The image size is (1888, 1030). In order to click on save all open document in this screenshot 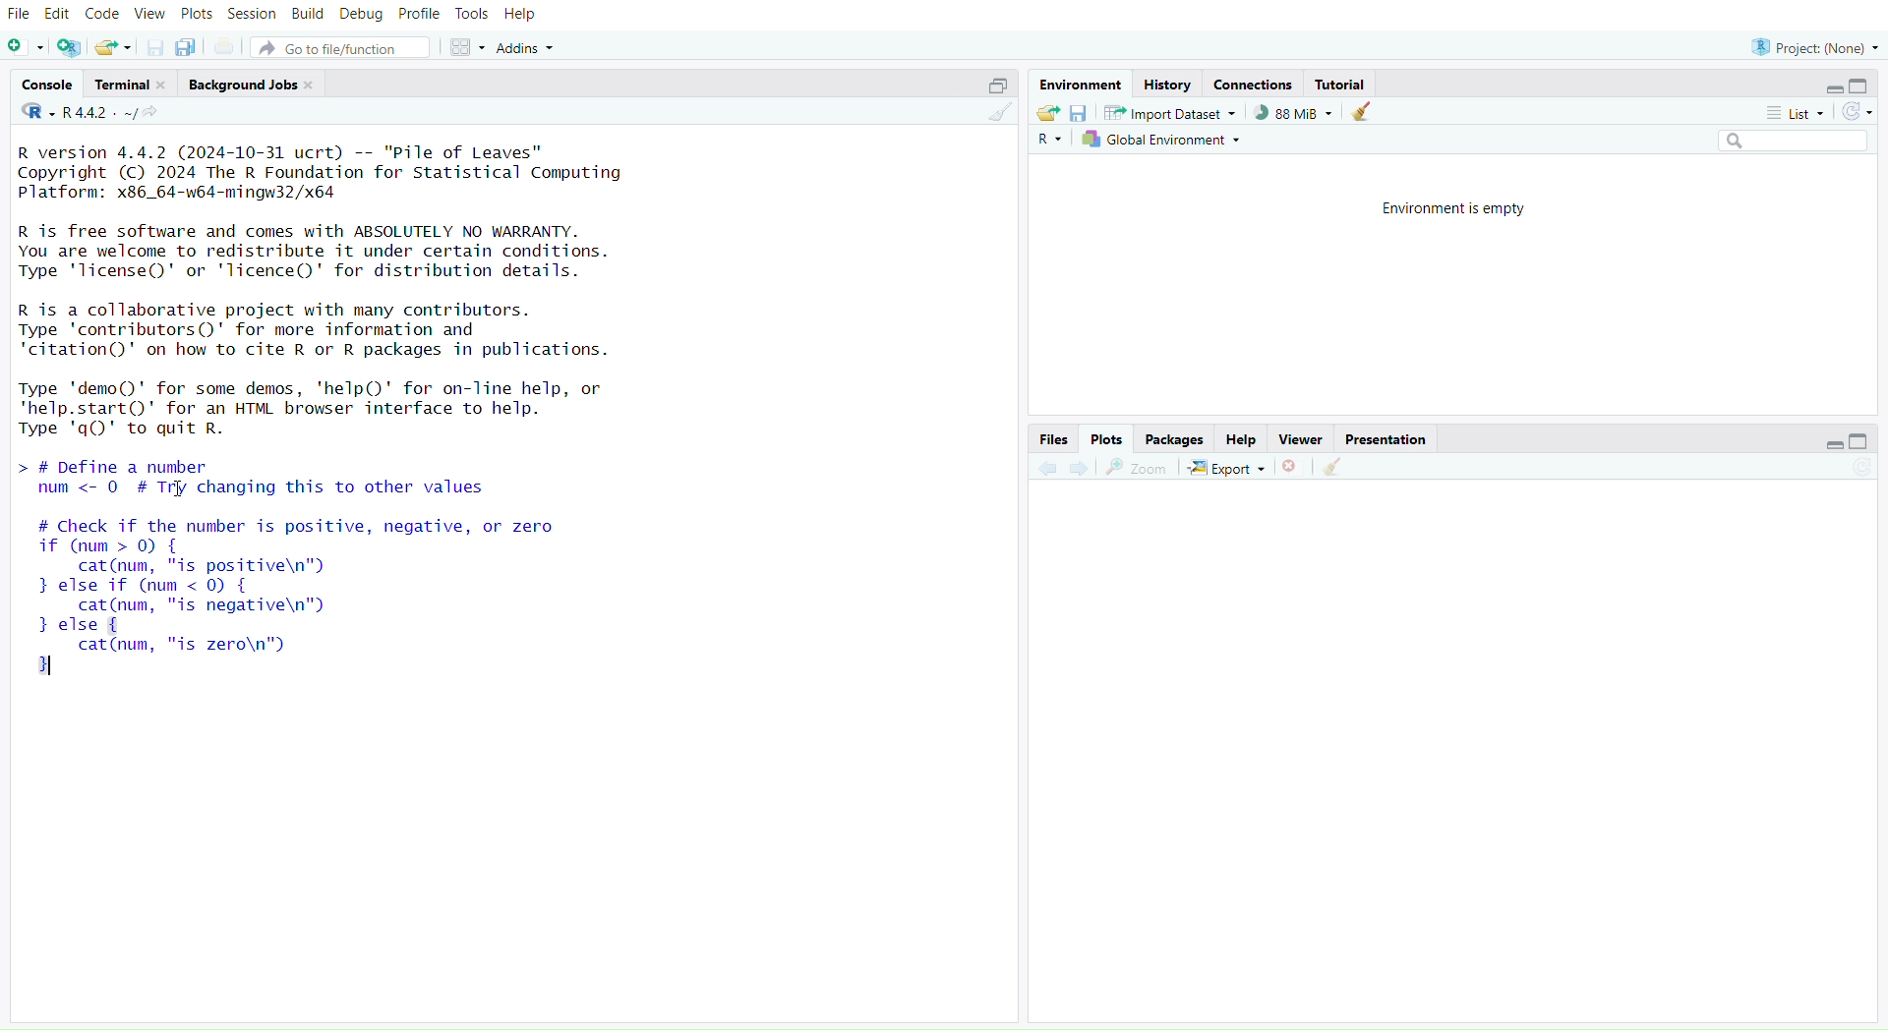, I will do `click(185, 48)`.